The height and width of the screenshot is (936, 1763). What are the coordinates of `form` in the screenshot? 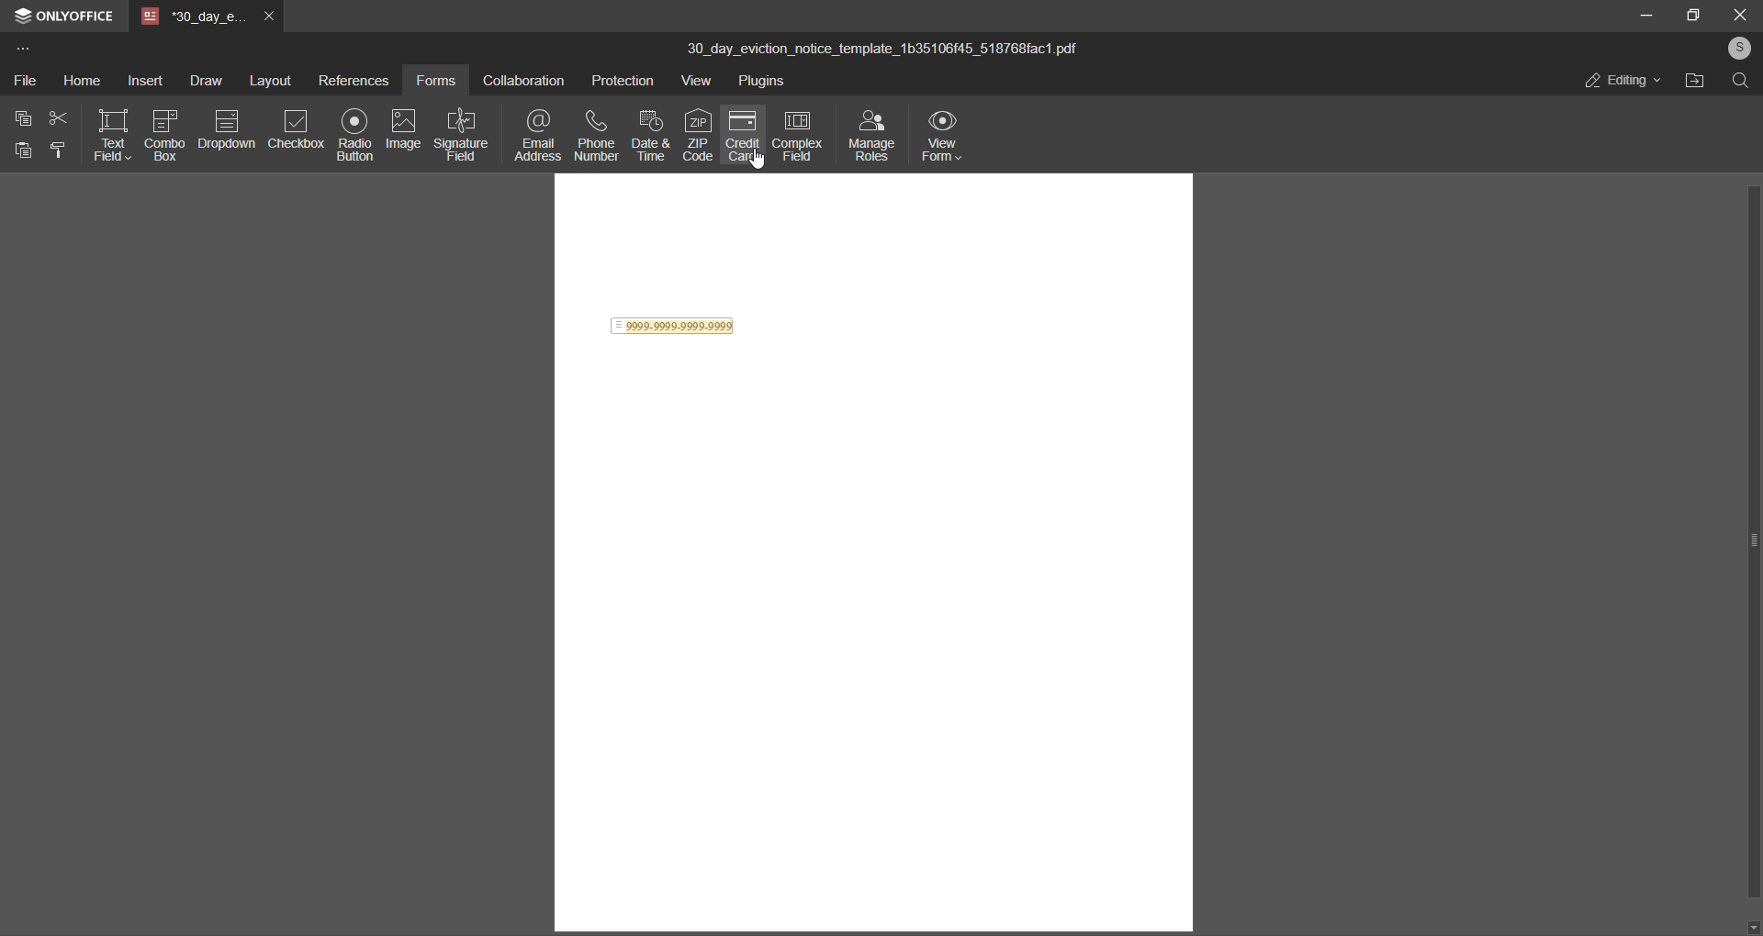 It's located at (440, 79).